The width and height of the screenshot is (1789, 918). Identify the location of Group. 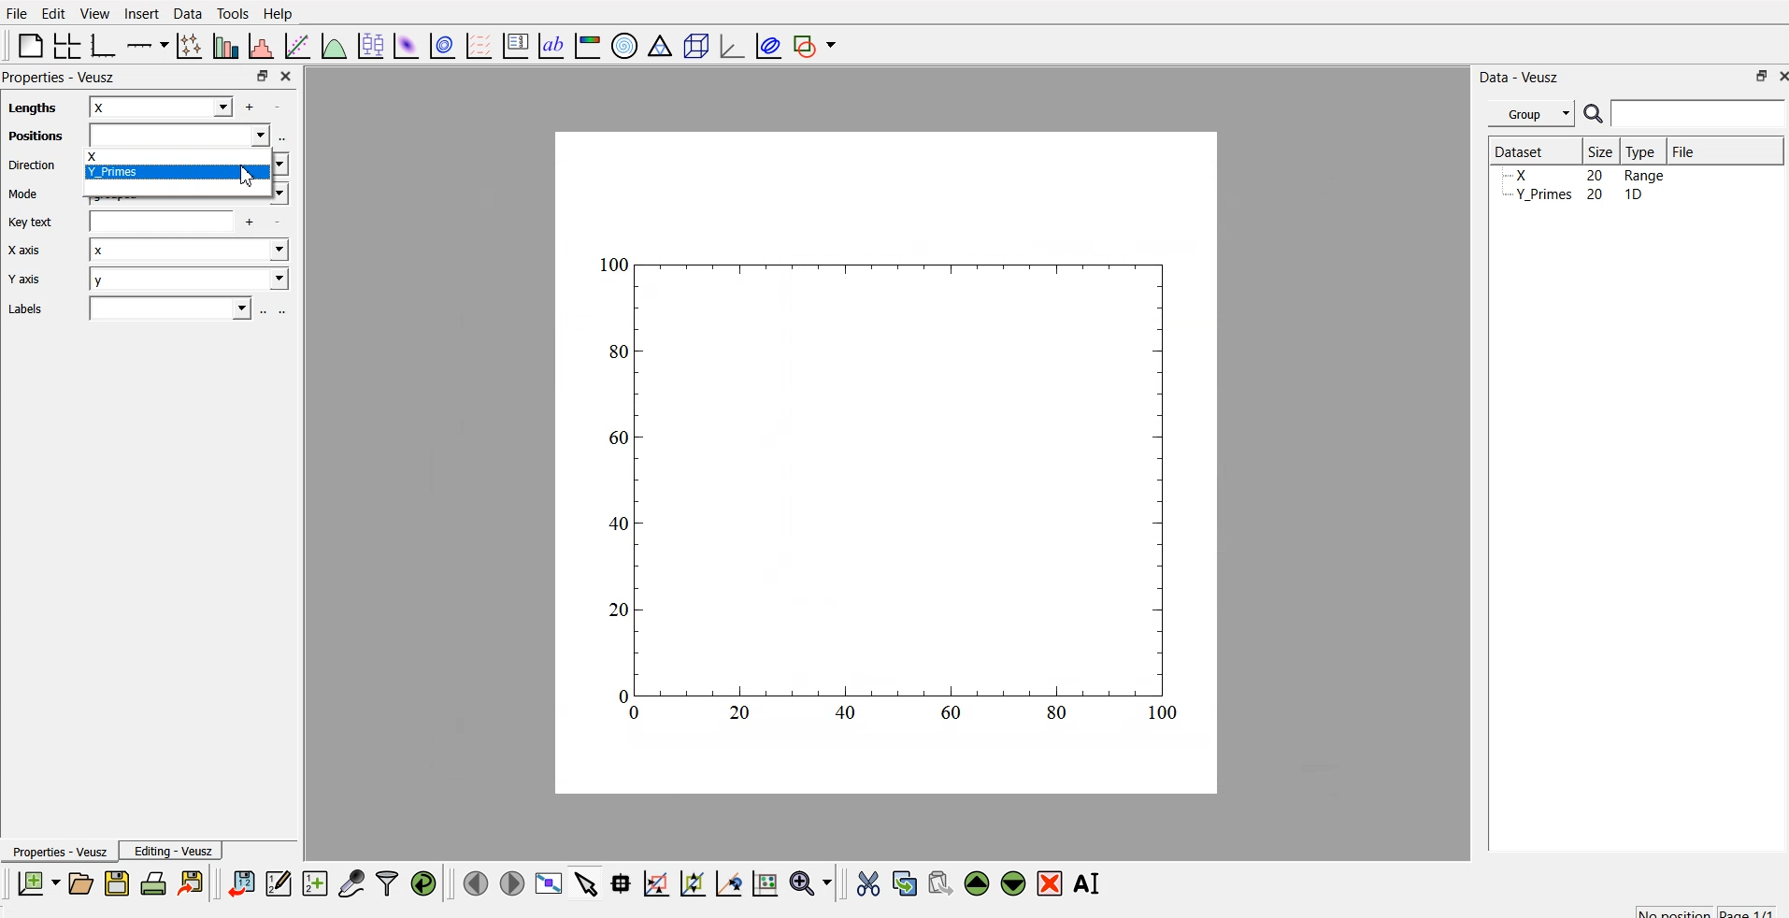
(1534, 111).